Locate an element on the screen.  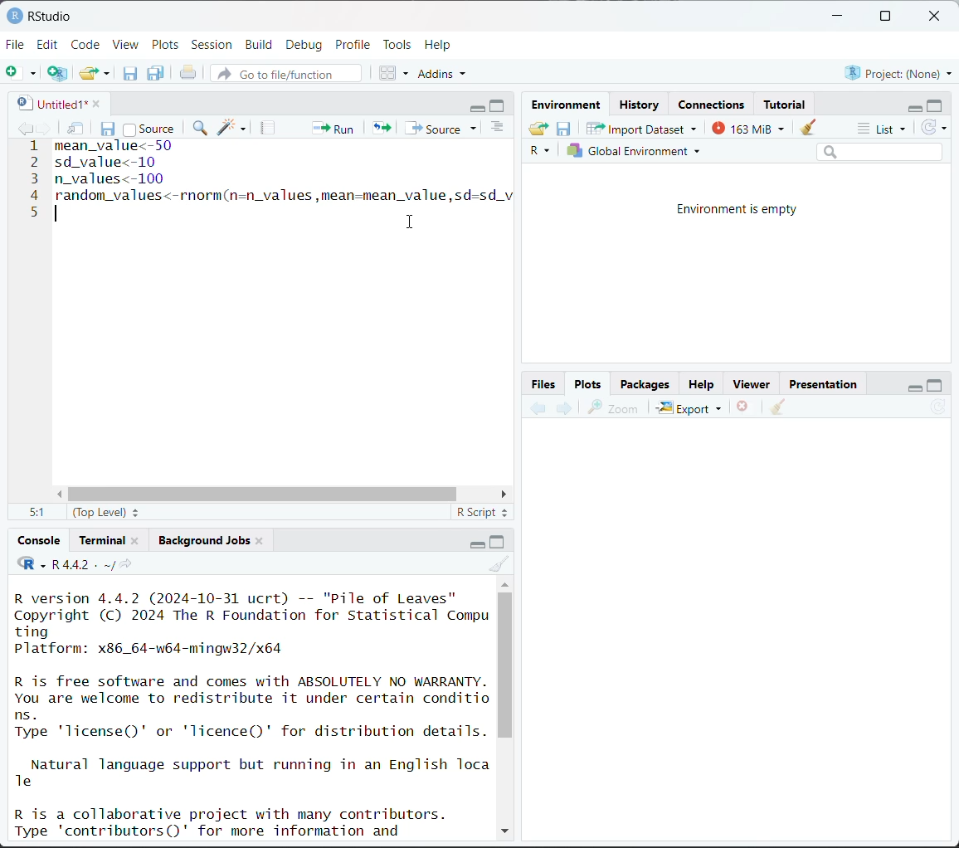
Plots is located at coordinates (588, 383).